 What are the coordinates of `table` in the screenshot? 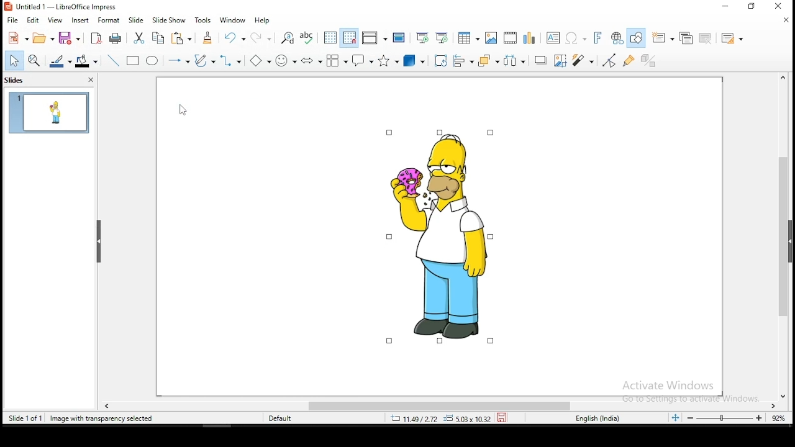 It's located at (468, 37).